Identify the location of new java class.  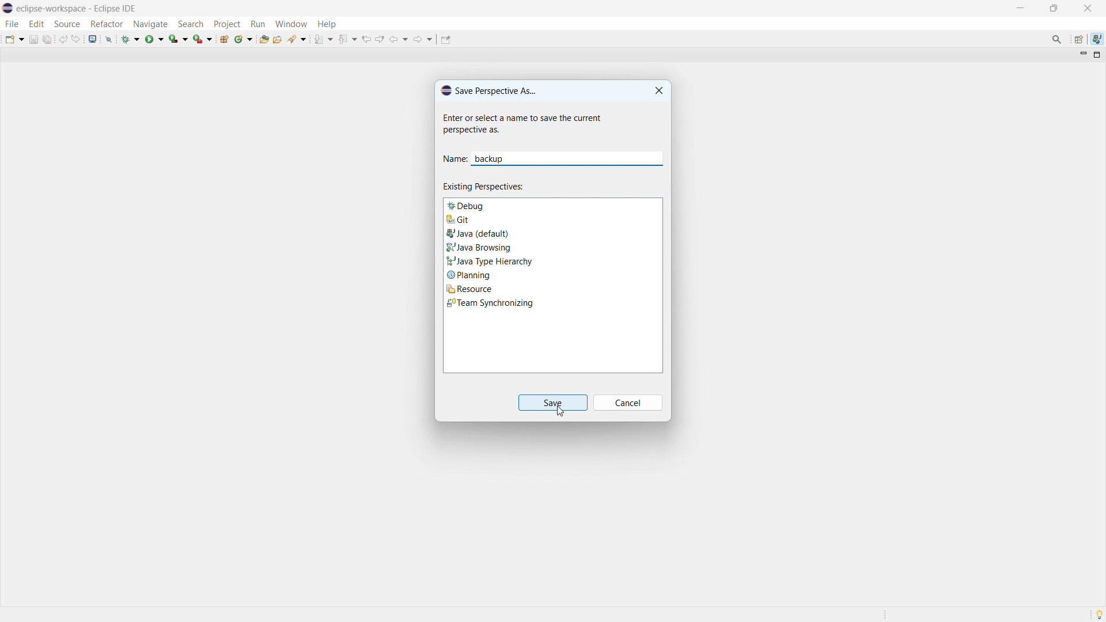
(244, 39).